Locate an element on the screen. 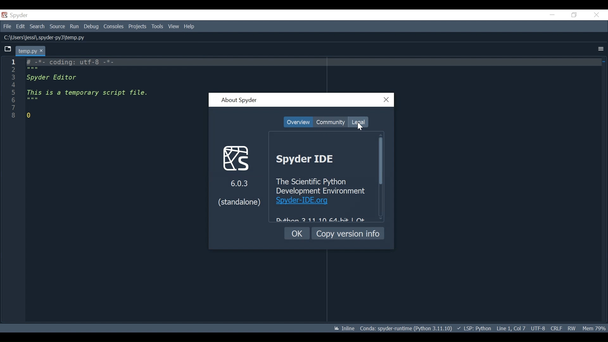 The height and width of the screenshot is (342, 608). Search is located at coordinates (37, 26).